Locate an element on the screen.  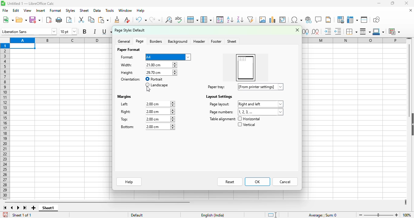
clone formatting is located at coordinates (117, 20).